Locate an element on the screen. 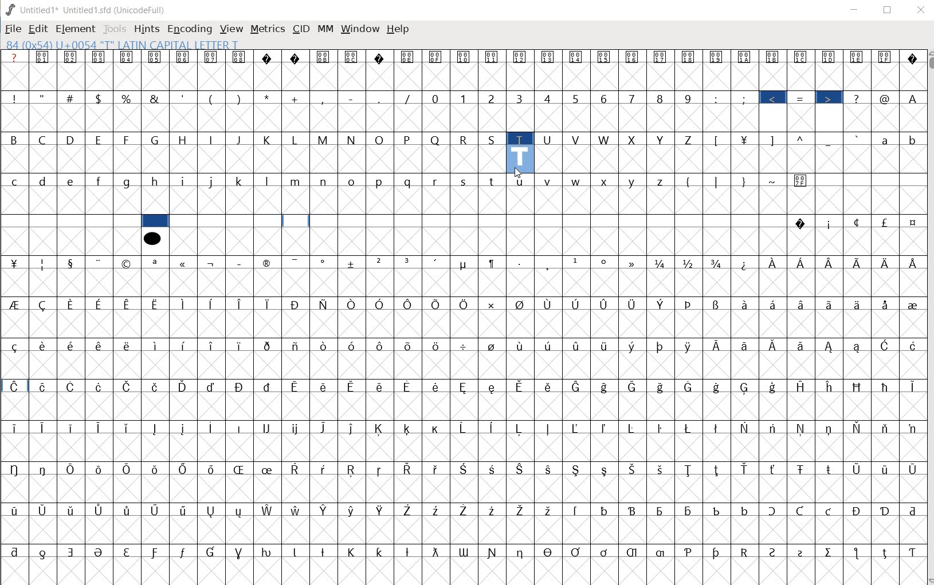 This screenshot has width=934, height=585. Symbol is located at coordinates (547, 468).